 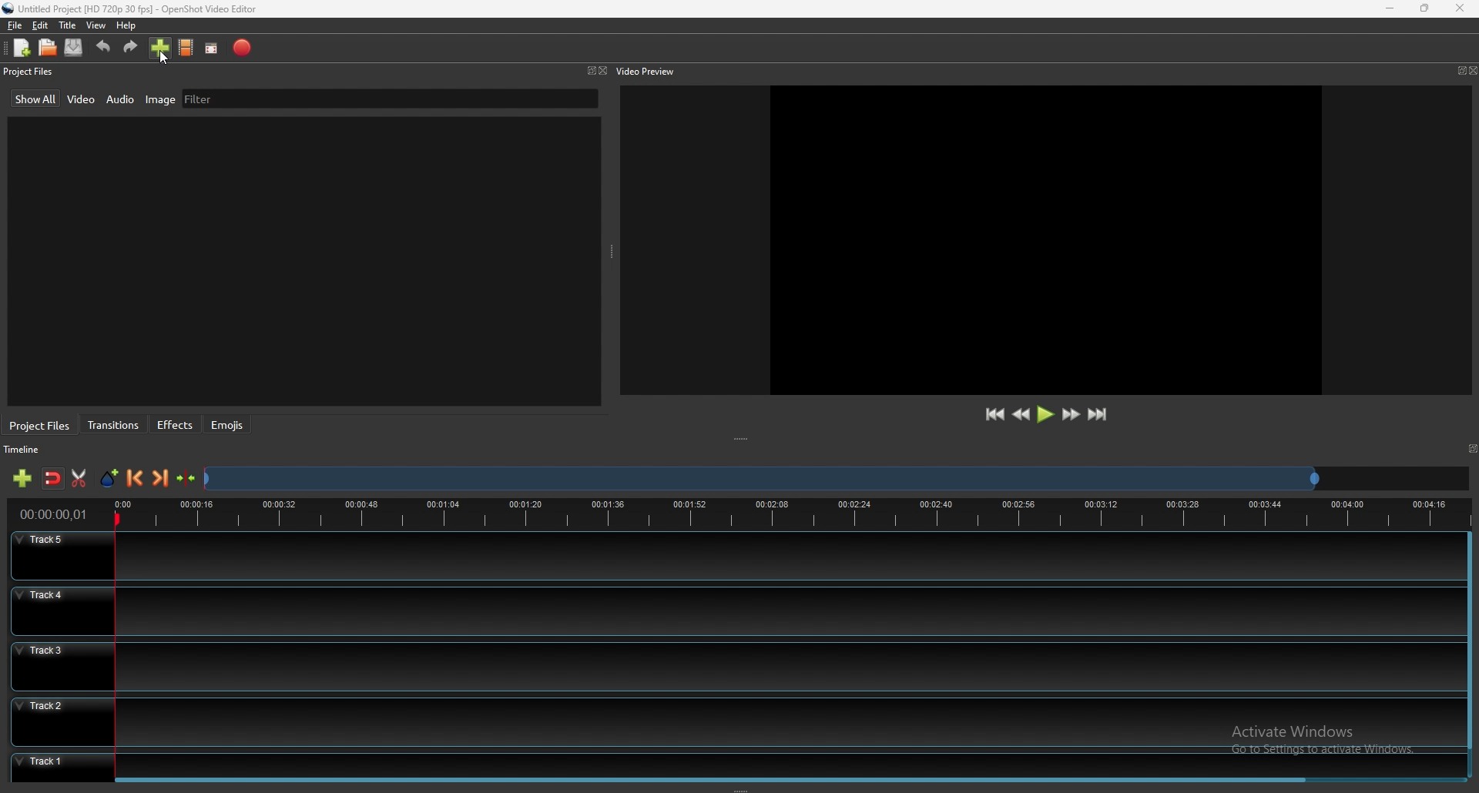 What do you see at coordinates (1474, 70) in the screenshot?
I see `close` at bounding box center [1474, 70].